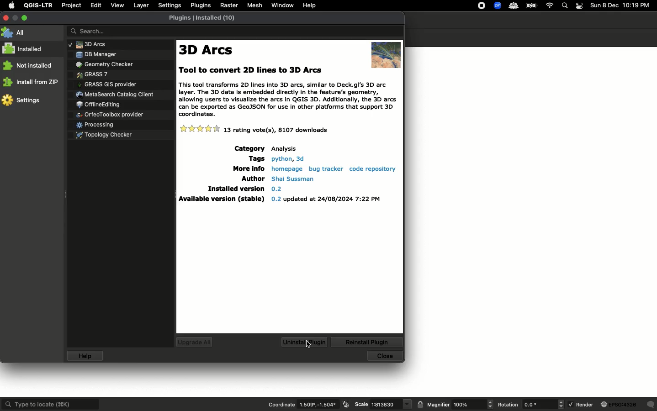 The width and height of the screenshot is (657, 411). Describe the element at coordinates (22, 101) in the screenshot. I see `Settings` at that location.